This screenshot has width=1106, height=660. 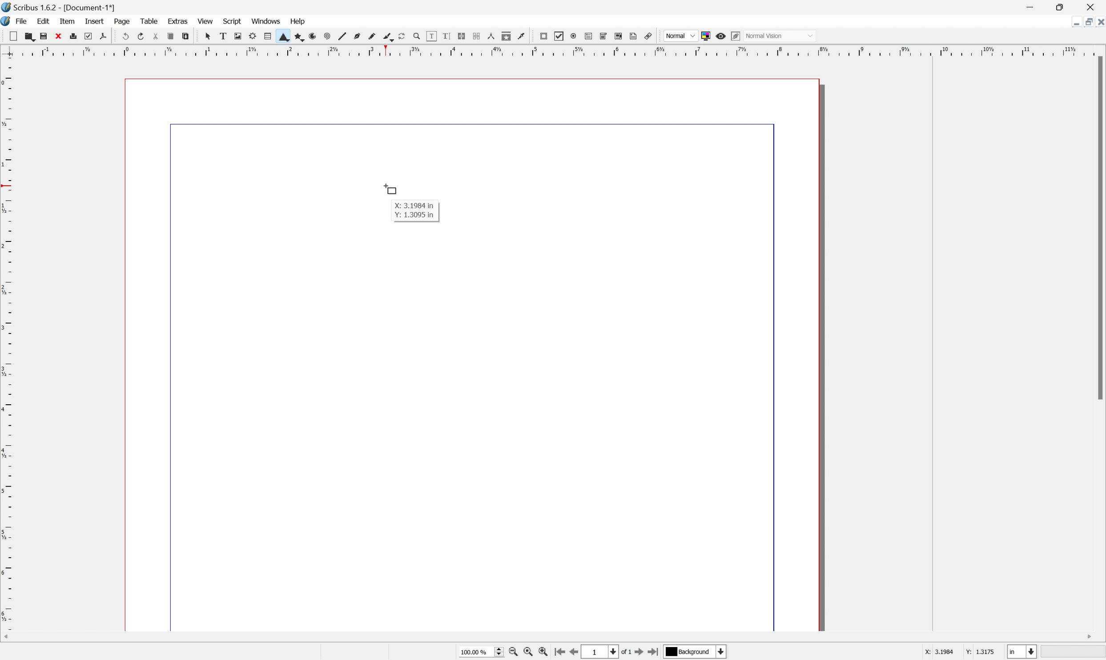 What do you see at coordinates (587, 36) in the screenshot?
I see `PDF text field` at bounding box center [587, 36].